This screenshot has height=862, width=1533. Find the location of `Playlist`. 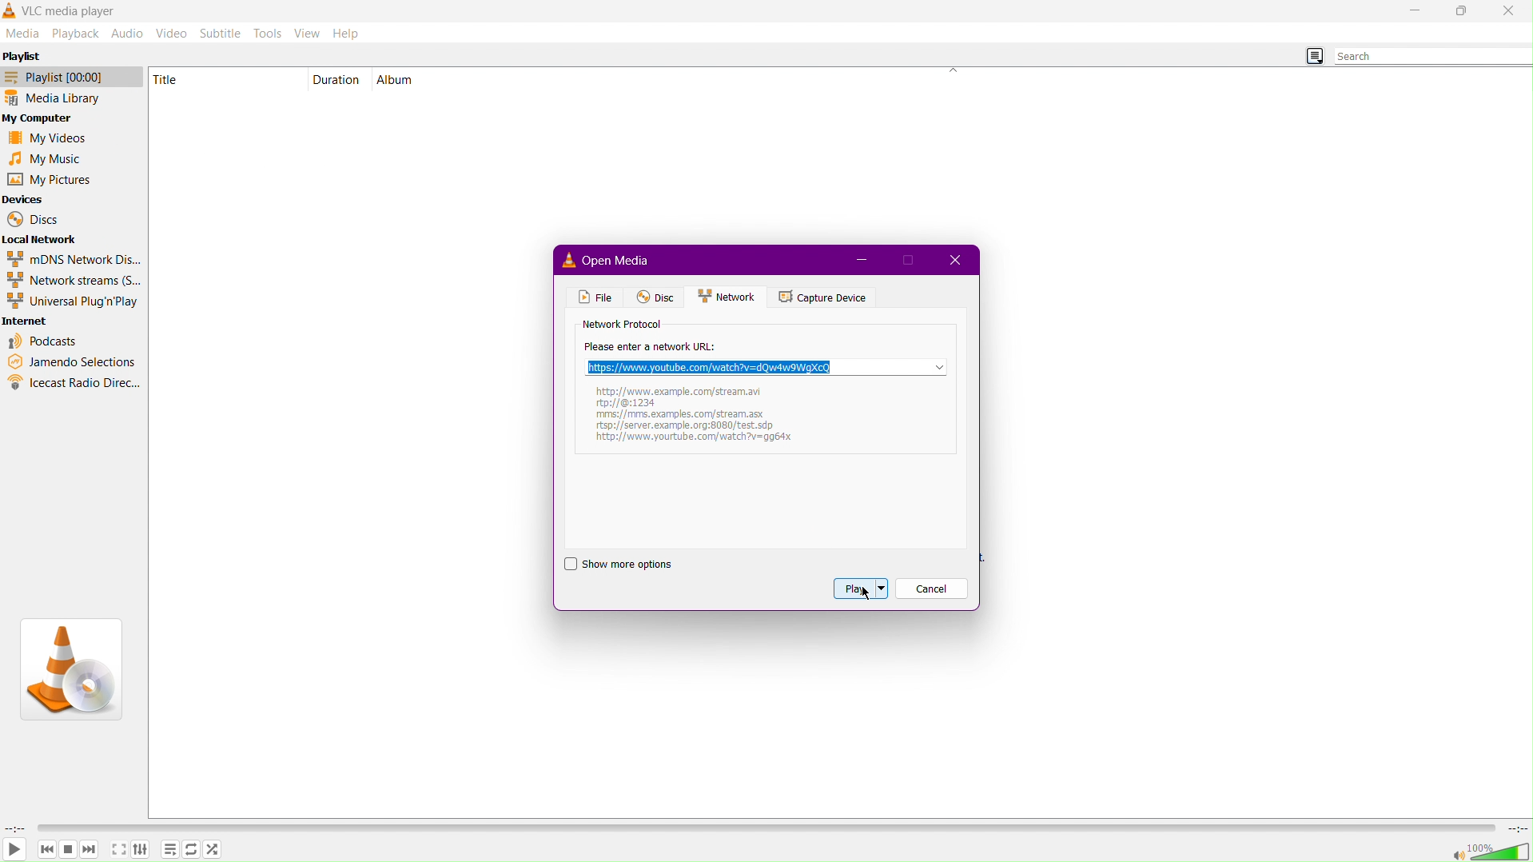

Playlist is located at coordinates (170, 850).